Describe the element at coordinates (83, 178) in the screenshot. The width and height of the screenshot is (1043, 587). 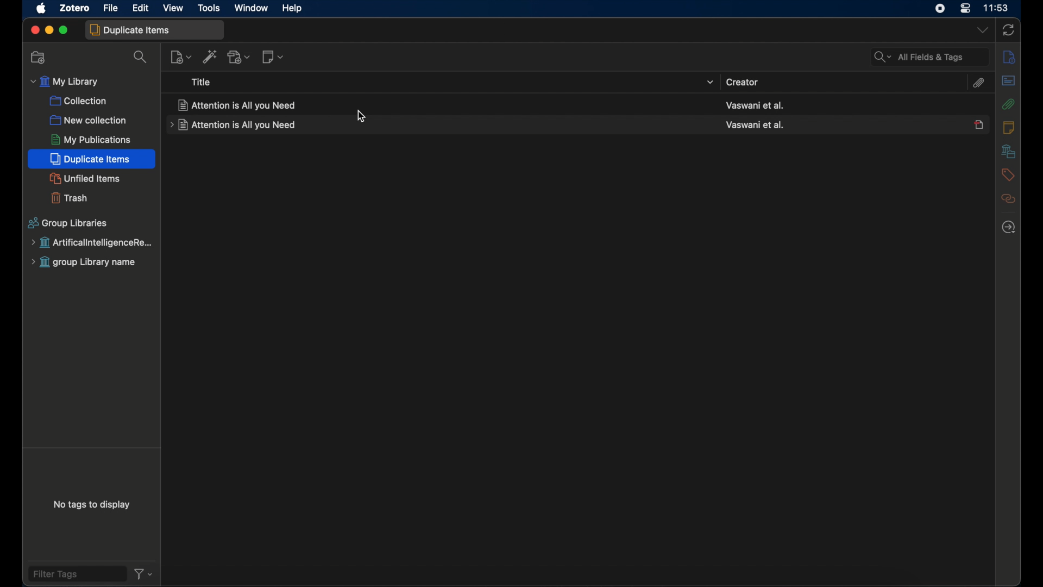
I see `unfiled items` at that location.